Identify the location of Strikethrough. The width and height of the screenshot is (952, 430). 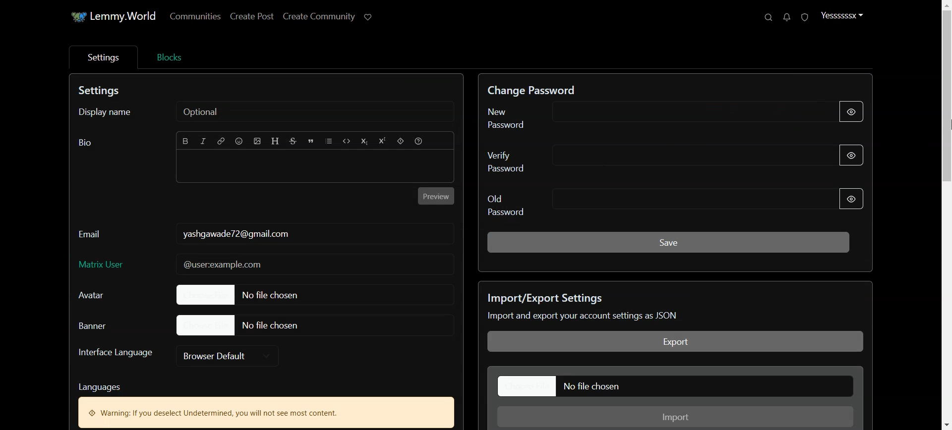
(293, 141).